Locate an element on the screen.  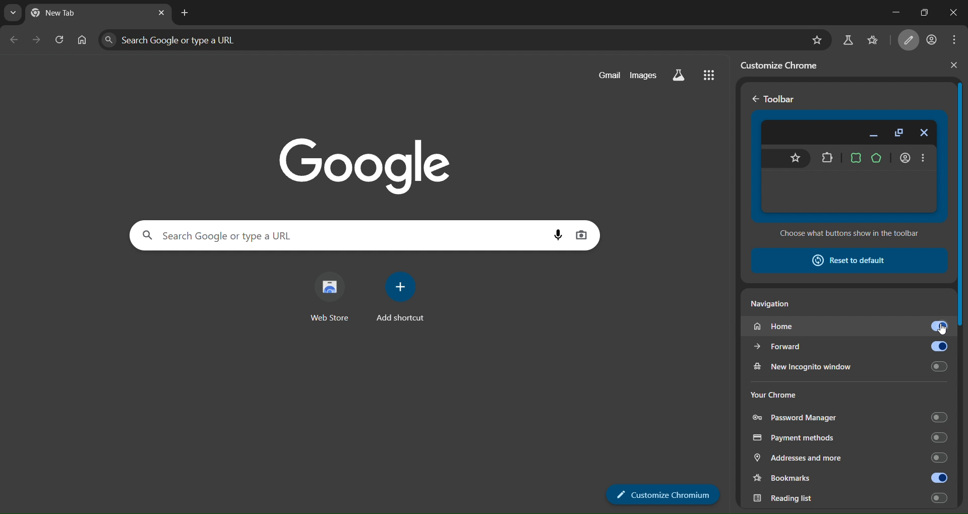
search tabs is located at coordinates (10, 13).